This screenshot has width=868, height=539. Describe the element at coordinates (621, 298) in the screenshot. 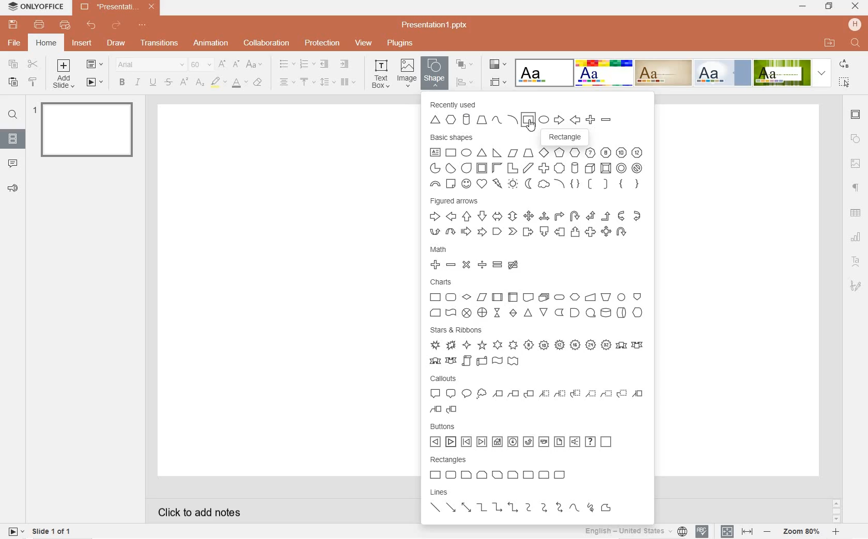

I see `Connector` at that location.